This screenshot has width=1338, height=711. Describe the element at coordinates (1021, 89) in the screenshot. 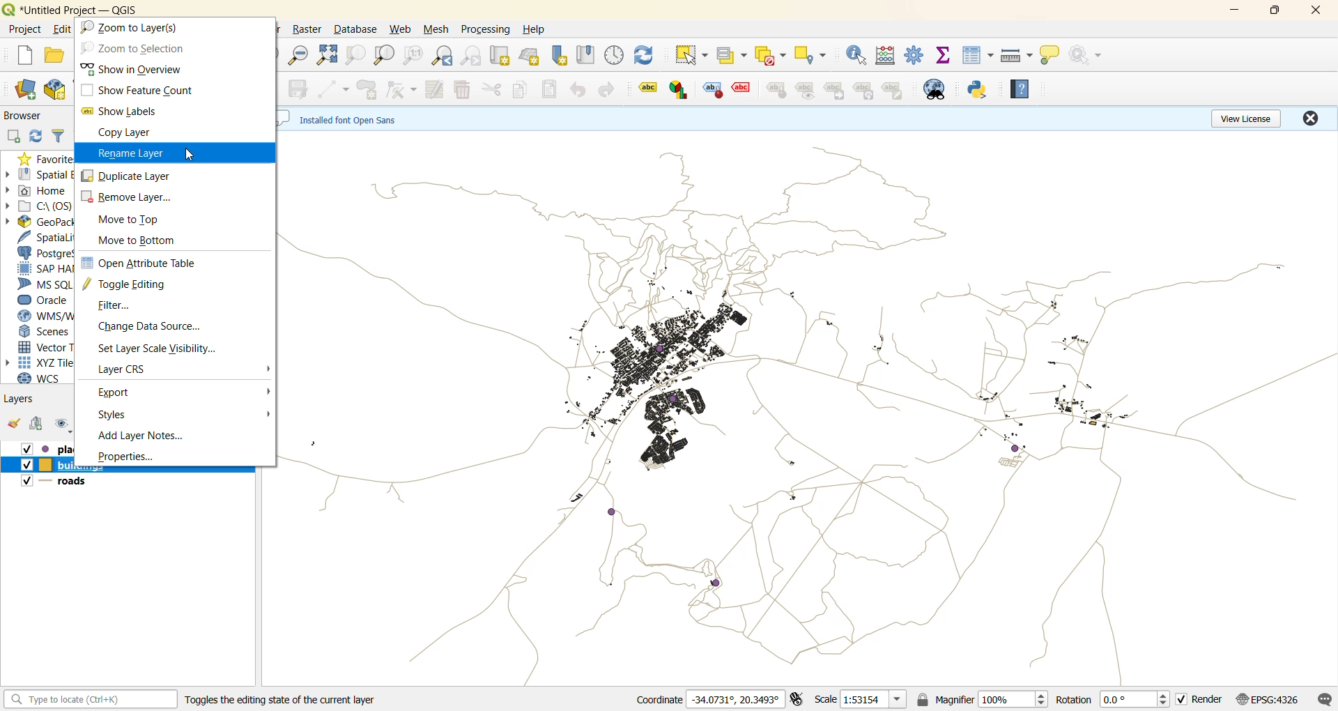

I see `help` at that location.